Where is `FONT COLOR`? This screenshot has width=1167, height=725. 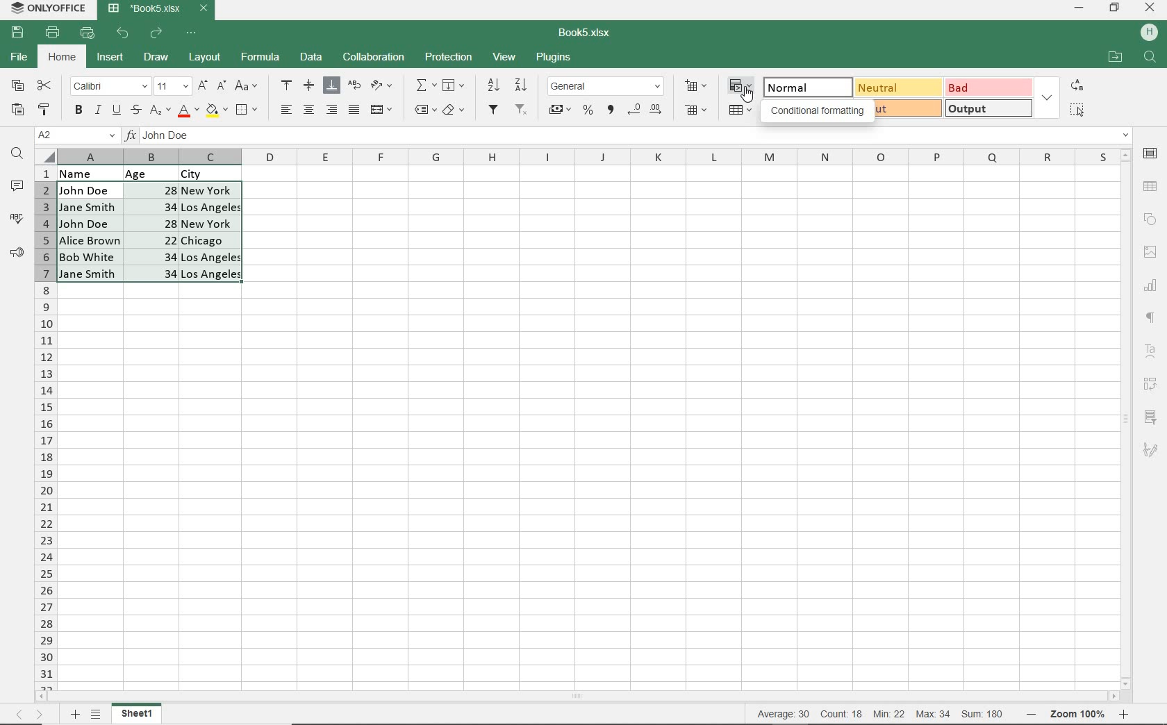 FONT COLOR is located at coordinates (188, 111).